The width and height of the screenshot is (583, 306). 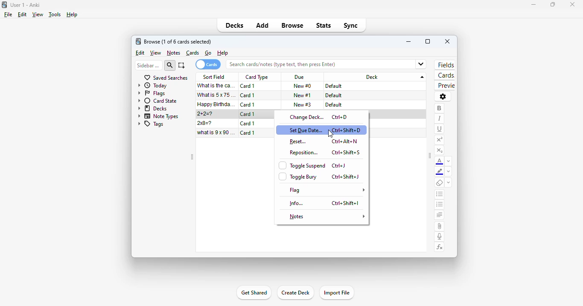 What do you see at coordinates (443, 96) in the screenshot?
I see `options` at bounding box center [443, 96].